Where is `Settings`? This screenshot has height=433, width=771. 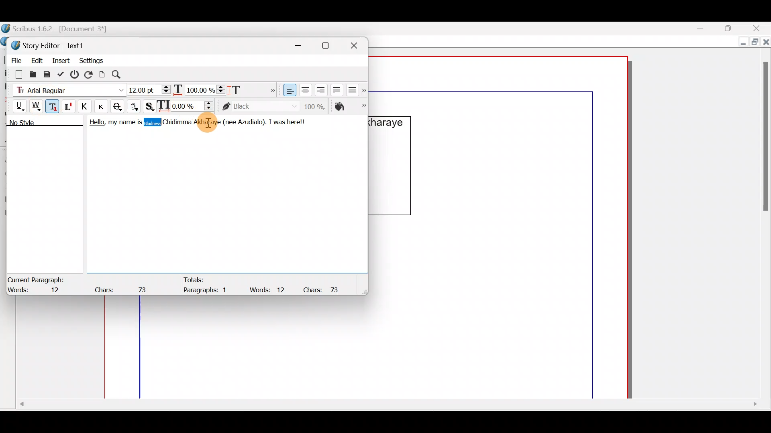
Settings is located at coordinates (91, 60).